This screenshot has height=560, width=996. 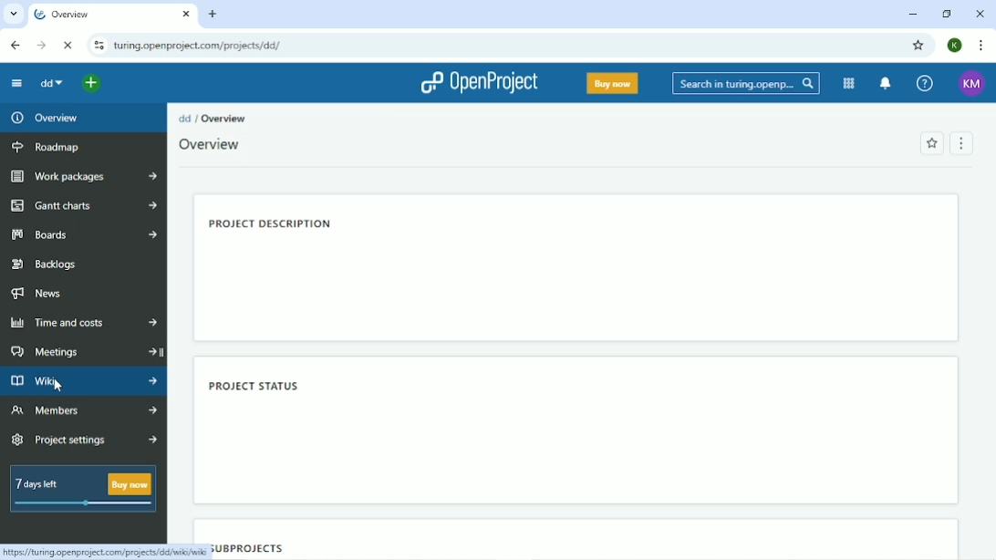 I want to click on https:// turing openproject com/prorects/dd/wilko/wik, so click(x=102, y=550).